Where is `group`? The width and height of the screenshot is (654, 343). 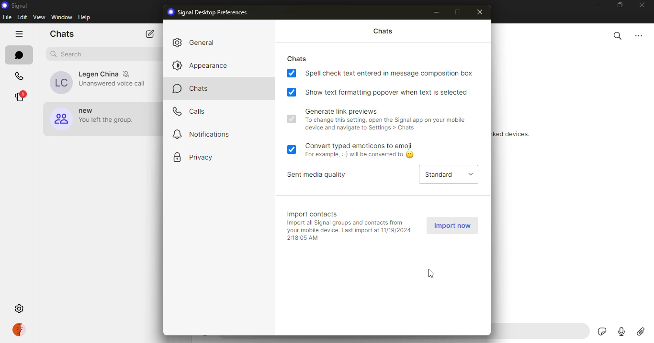
group is located at coordinates (97, 120).